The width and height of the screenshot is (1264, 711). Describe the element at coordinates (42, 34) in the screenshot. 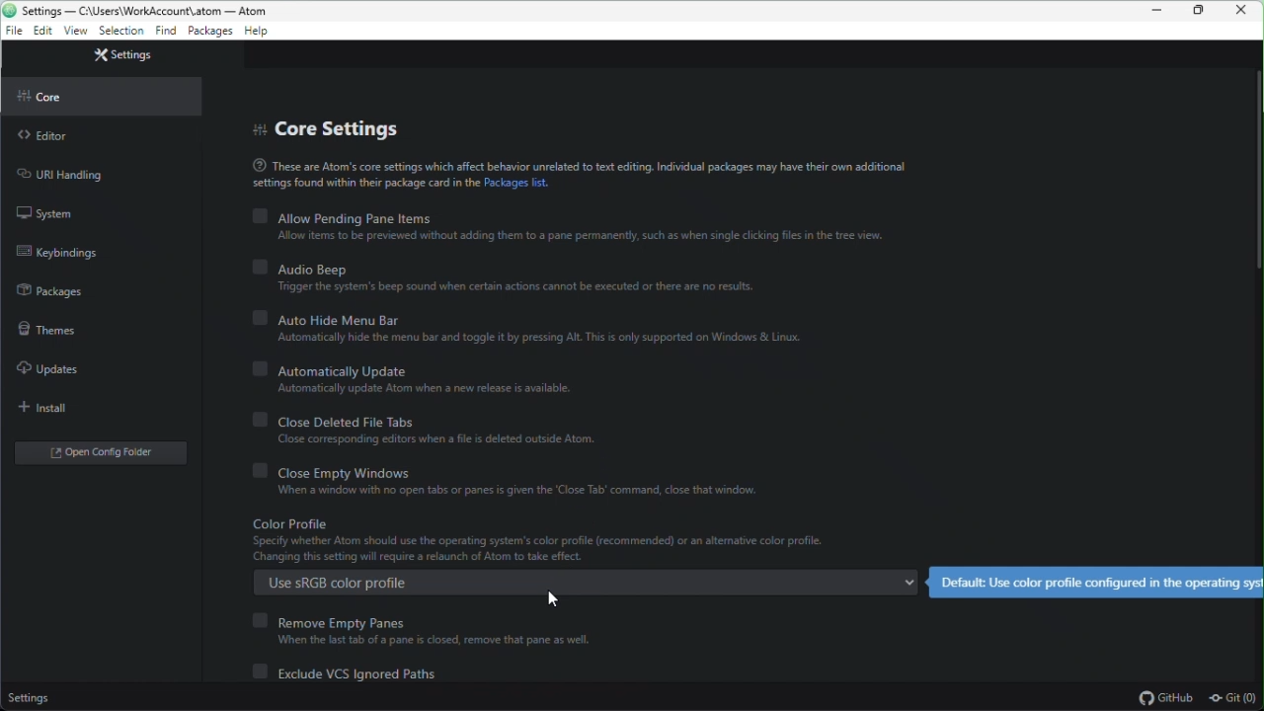

I see `edit` at that location.